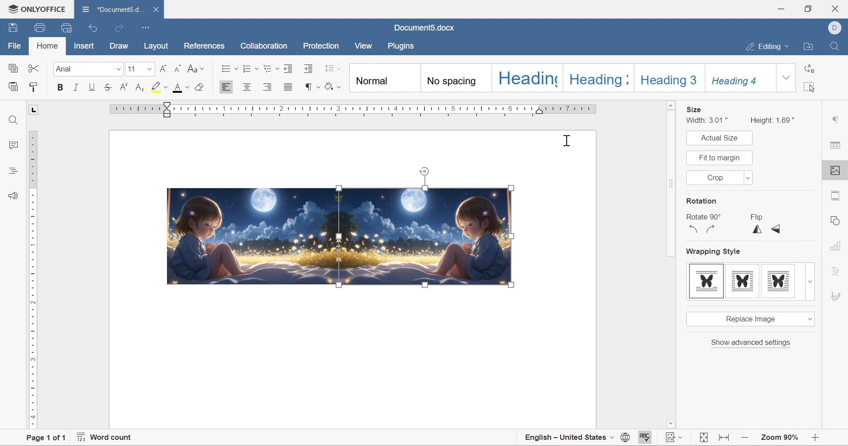 The height and width of the screenshot is (446, 848). Describe the element at coordinates (356, 110) in the screenshot. I see `ruler` at that location.